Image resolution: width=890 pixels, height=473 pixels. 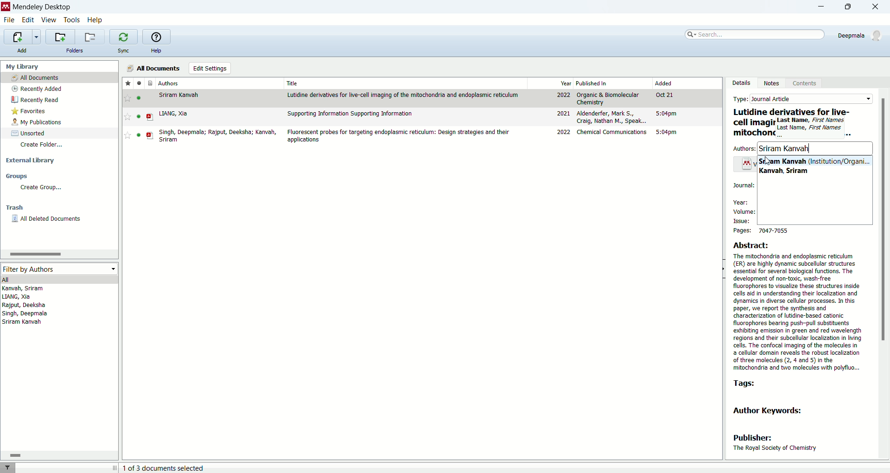 What do you see at coordinates (759, 231) in the screenshot?
I see `pages: 7047-7055` at bounding box center [759, 231].